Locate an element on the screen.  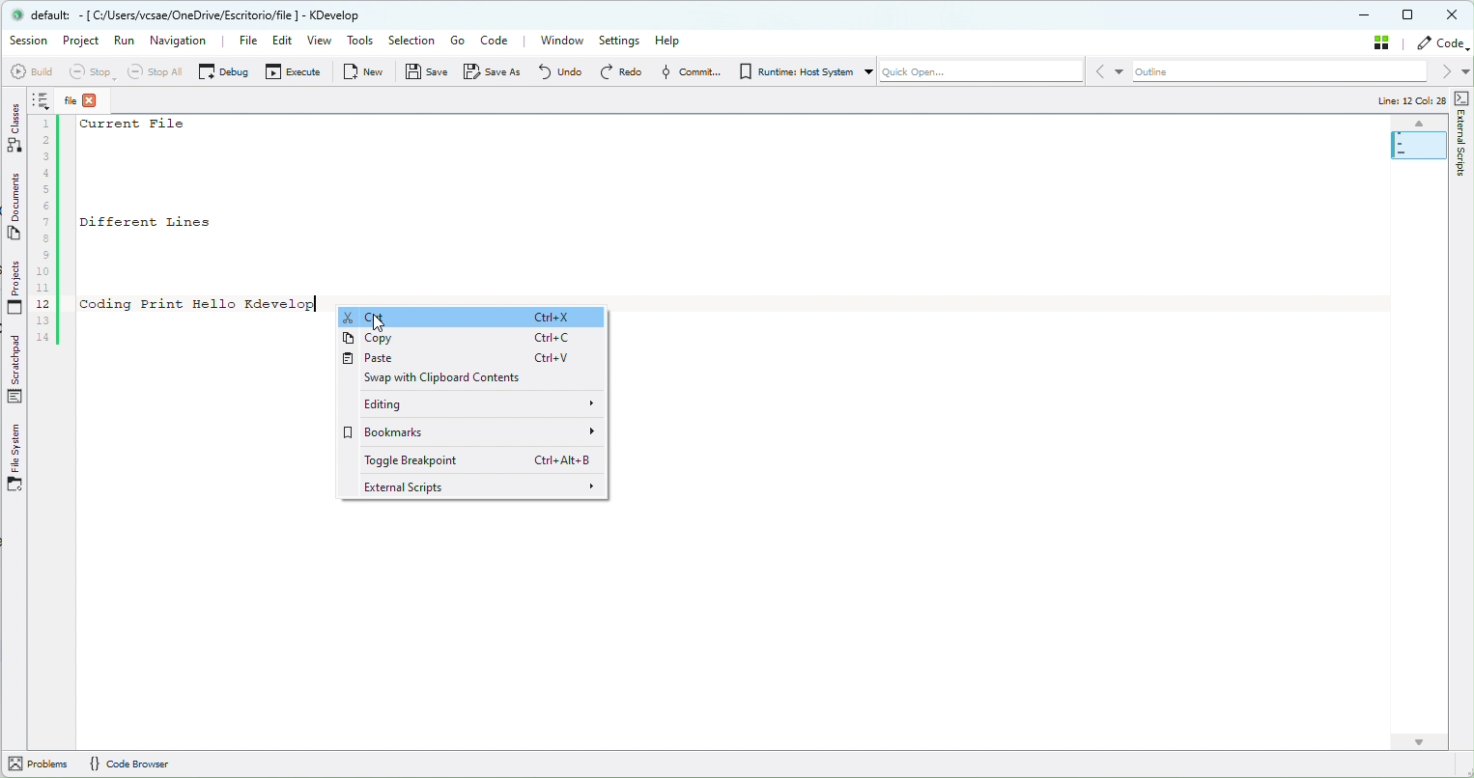
» default: - [ C/Users/vcsae/OneDrive/Escritorioffile | - KDevelop is located at coordinates (196, 16).